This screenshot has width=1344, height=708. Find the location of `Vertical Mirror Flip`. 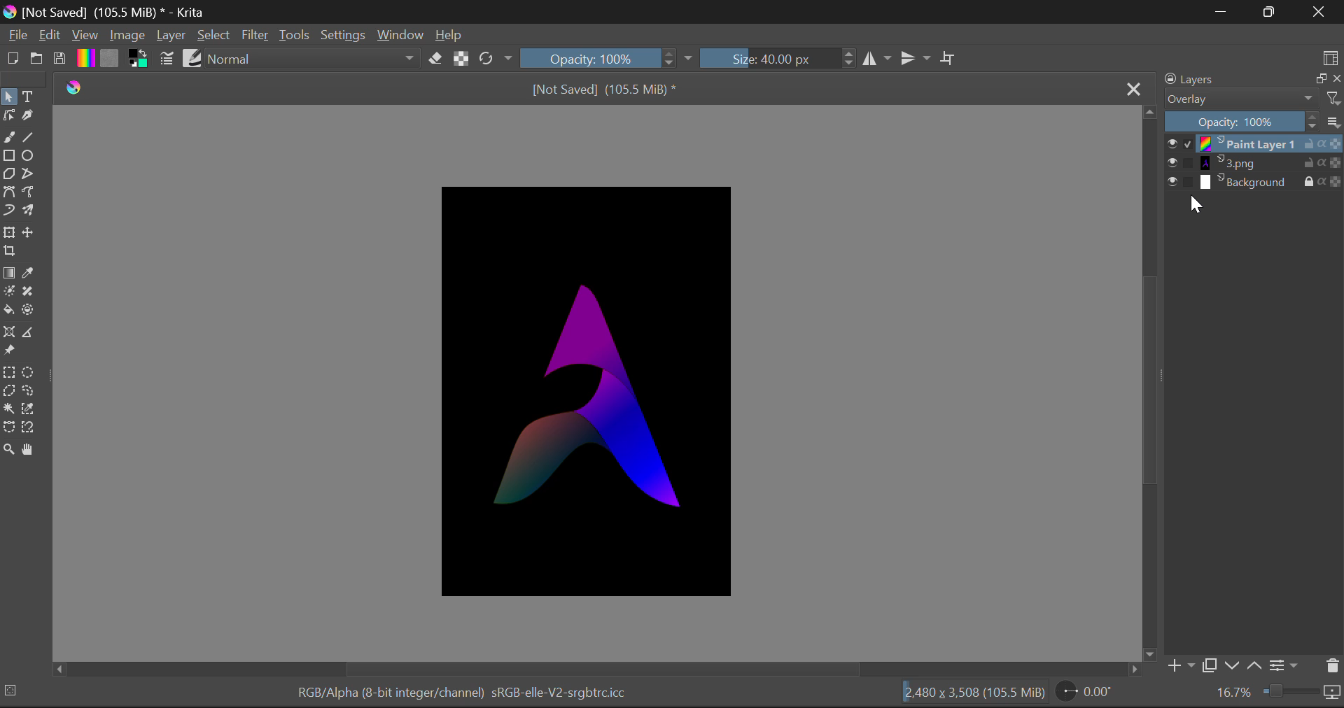

Vertical Mirror Flip is located at coordinates (875, 59).